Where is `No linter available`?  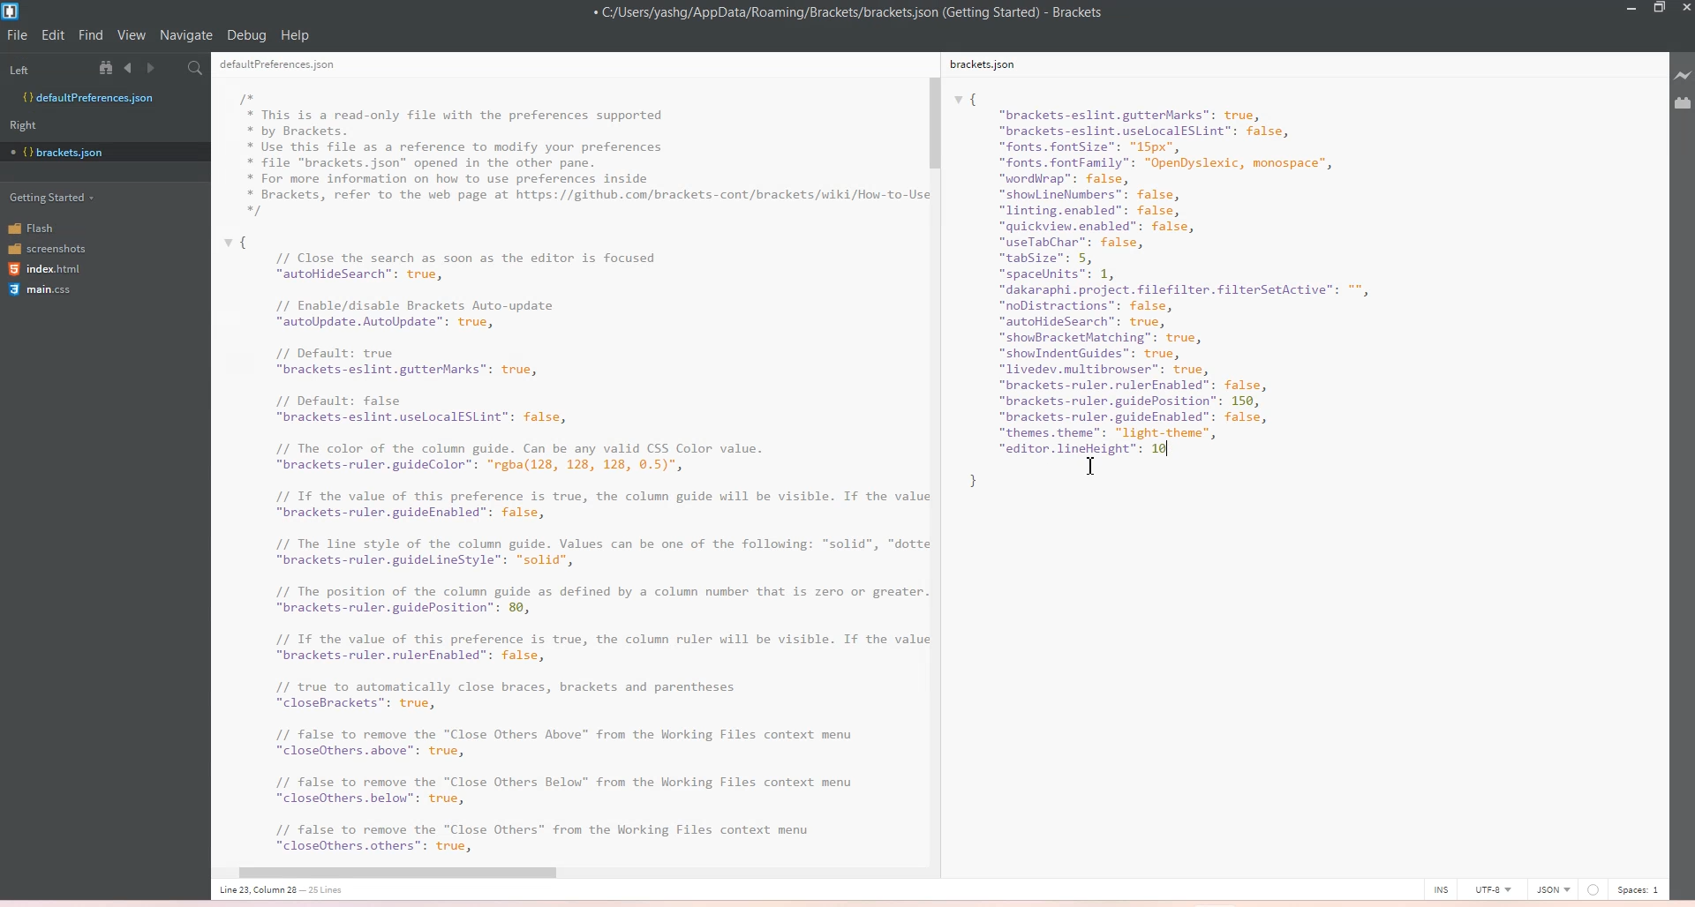 No linter available is located at coordinates (1593, 890).